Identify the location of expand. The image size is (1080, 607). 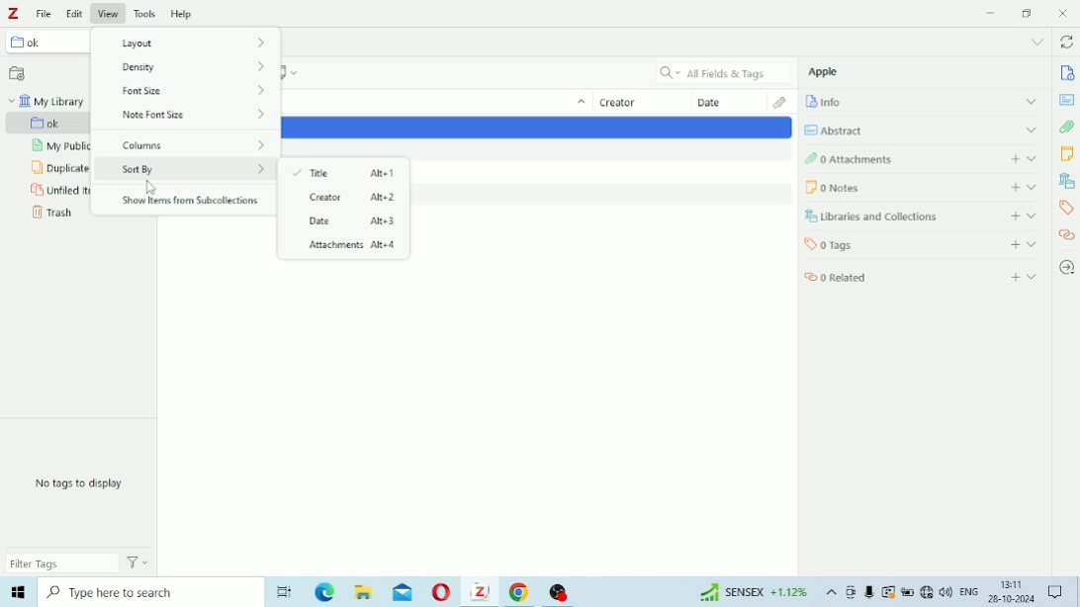
(1036, 279).